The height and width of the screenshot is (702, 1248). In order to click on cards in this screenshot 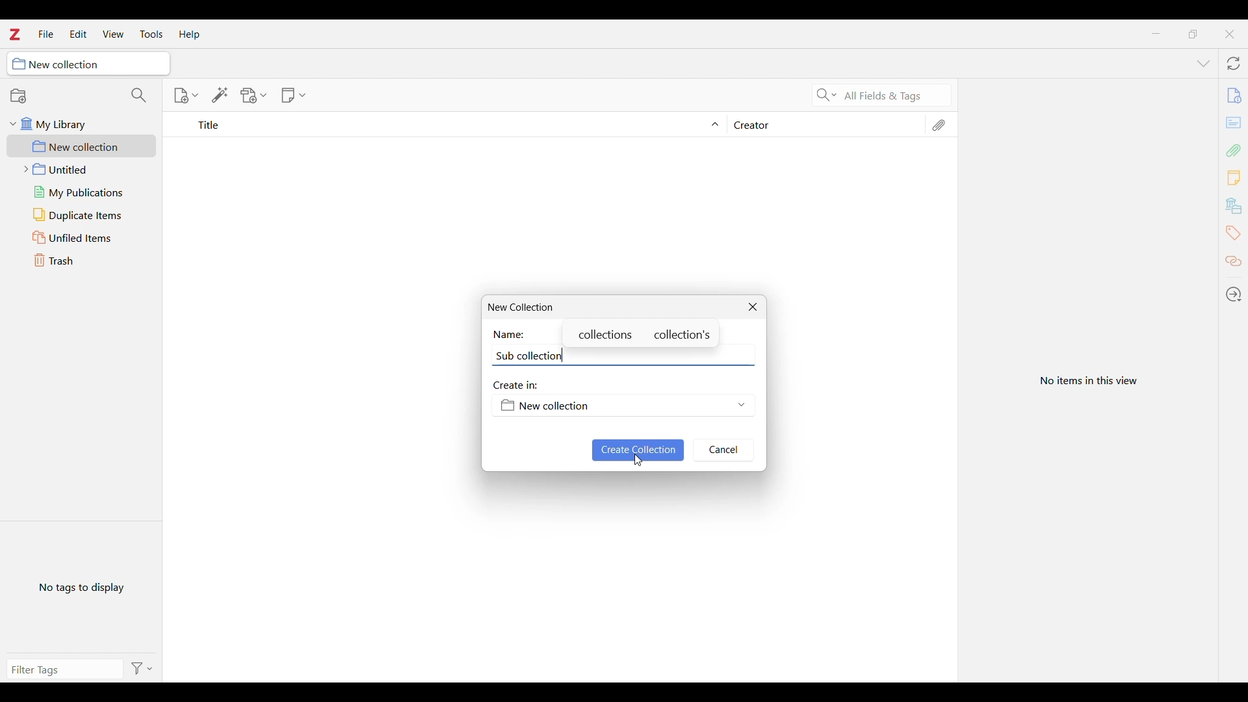, I will do `click(1235, 124)`.